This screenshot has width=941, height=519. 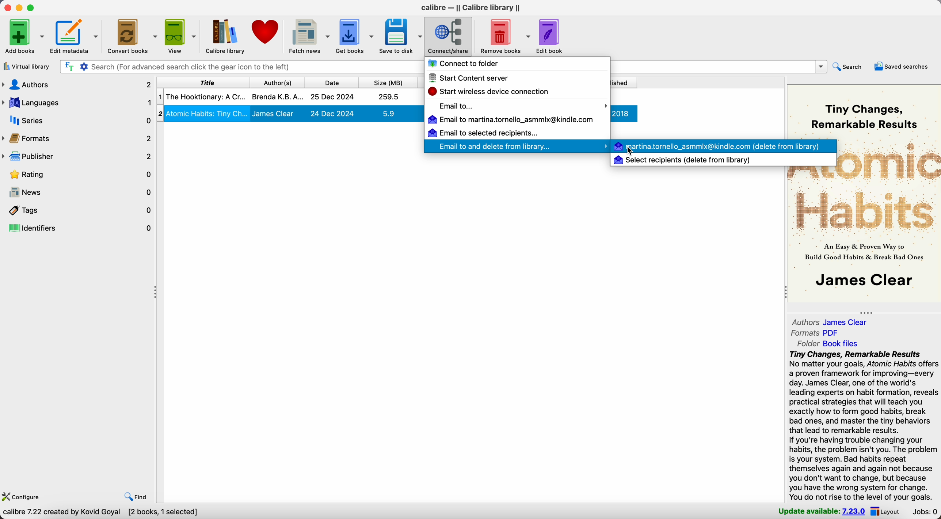 I want to click on search bar, so click(x=242, y=67).